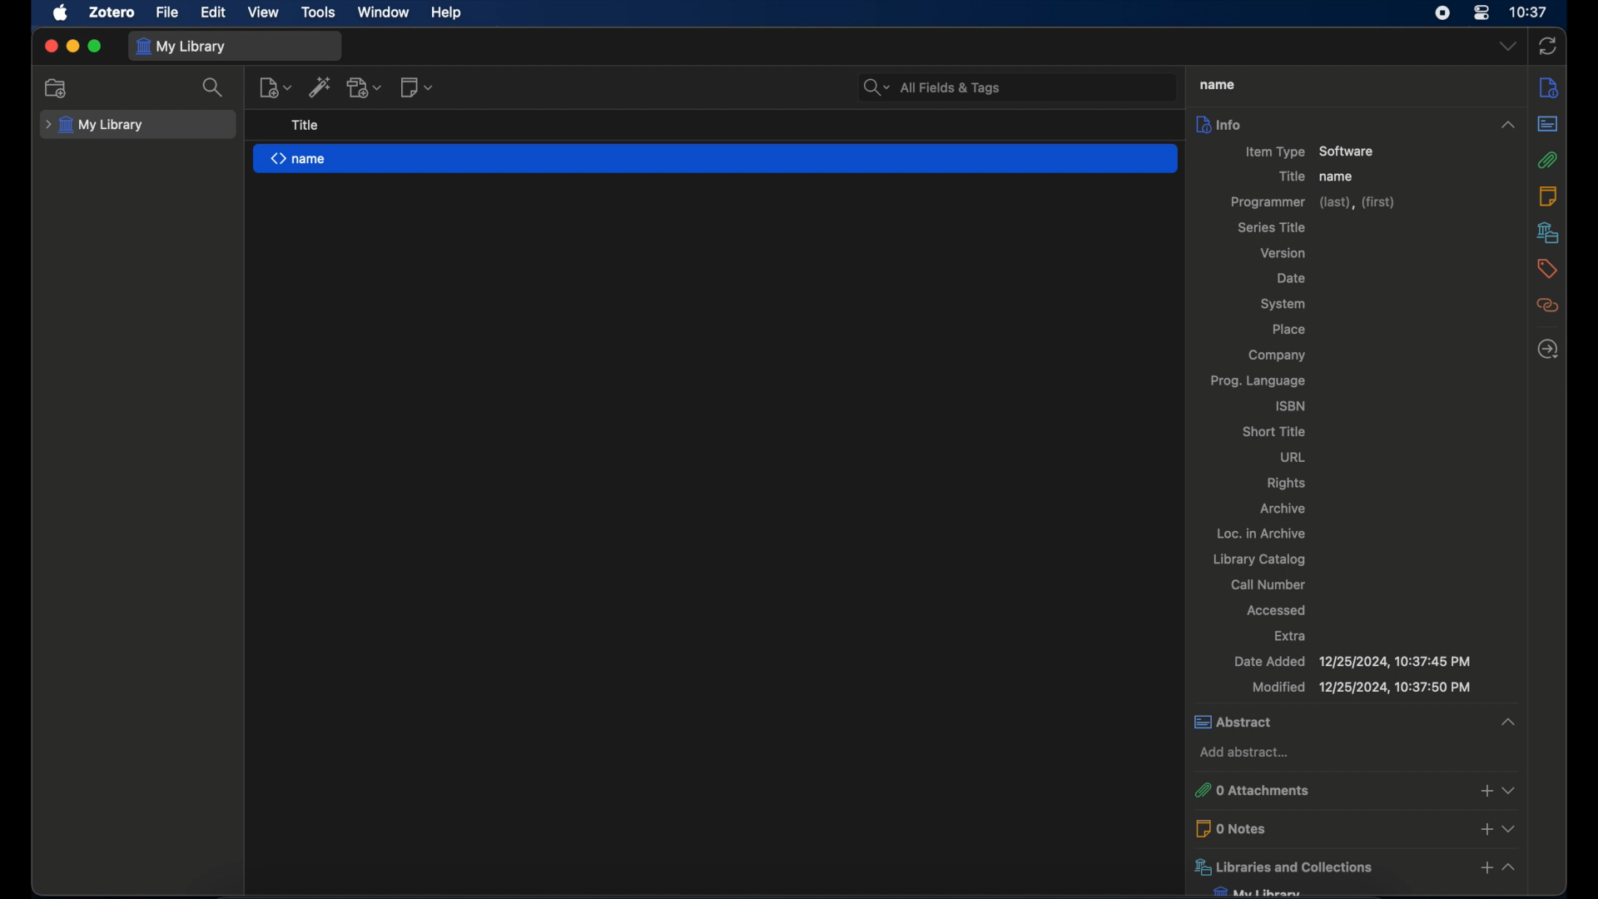 The height and width of the screenshot is (899, 1598). Describe the element at coordinates (1350, 661) in the screenshot. I see `date added` at that location.